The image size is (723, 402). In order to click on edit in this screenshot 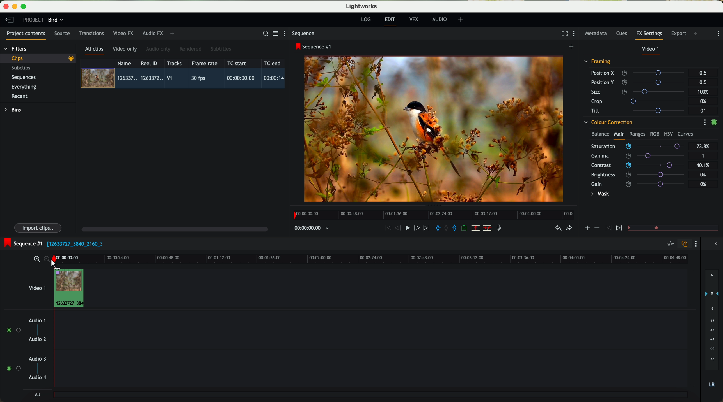, I will do `click(391, 21)`.